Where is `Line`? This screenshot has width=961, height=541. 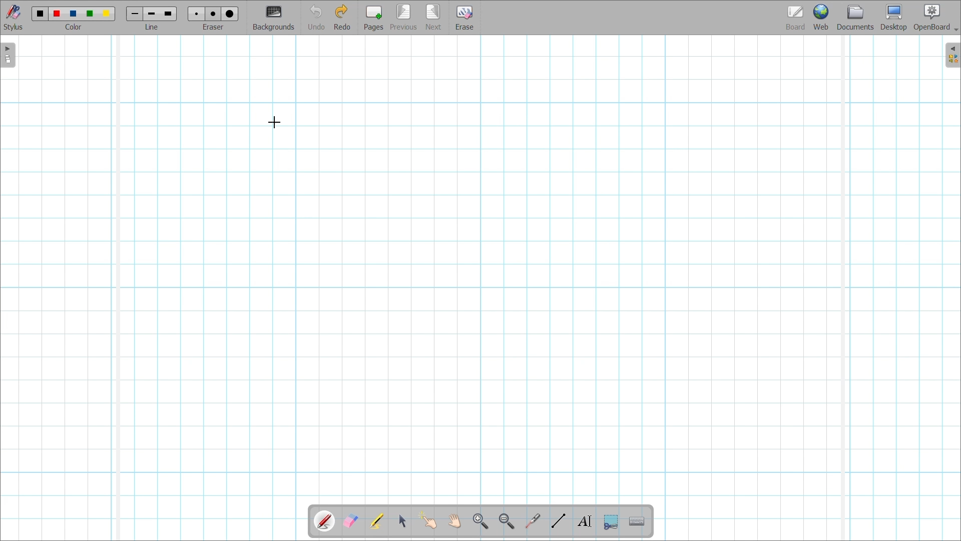 Line is located at coordinates (152, 27).